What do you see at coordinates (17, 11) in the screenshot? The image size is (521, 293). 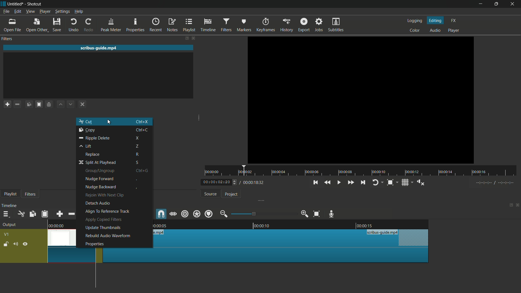 I see `edit menu` at bounding box center [17, 11].